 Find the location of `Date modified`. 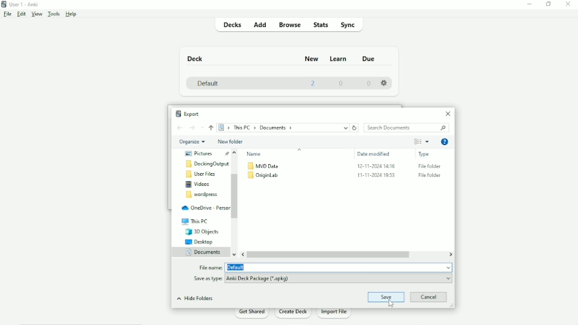

Date modified is located at coordinates (373, 154).